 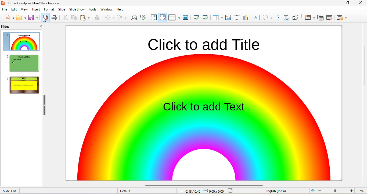 I want to click on click to add text, so click(x=205, y=106).